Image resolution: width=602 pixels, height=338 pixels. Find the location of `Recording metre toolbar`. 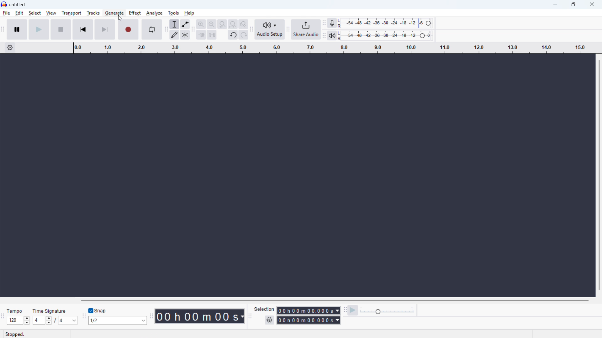

Recording metre toolbar is located at coordinates (324, 23).